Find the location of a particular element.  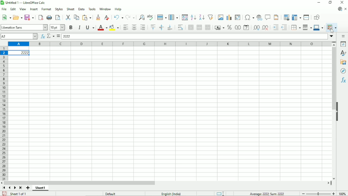

Underline is located at coordinates (90, 28).